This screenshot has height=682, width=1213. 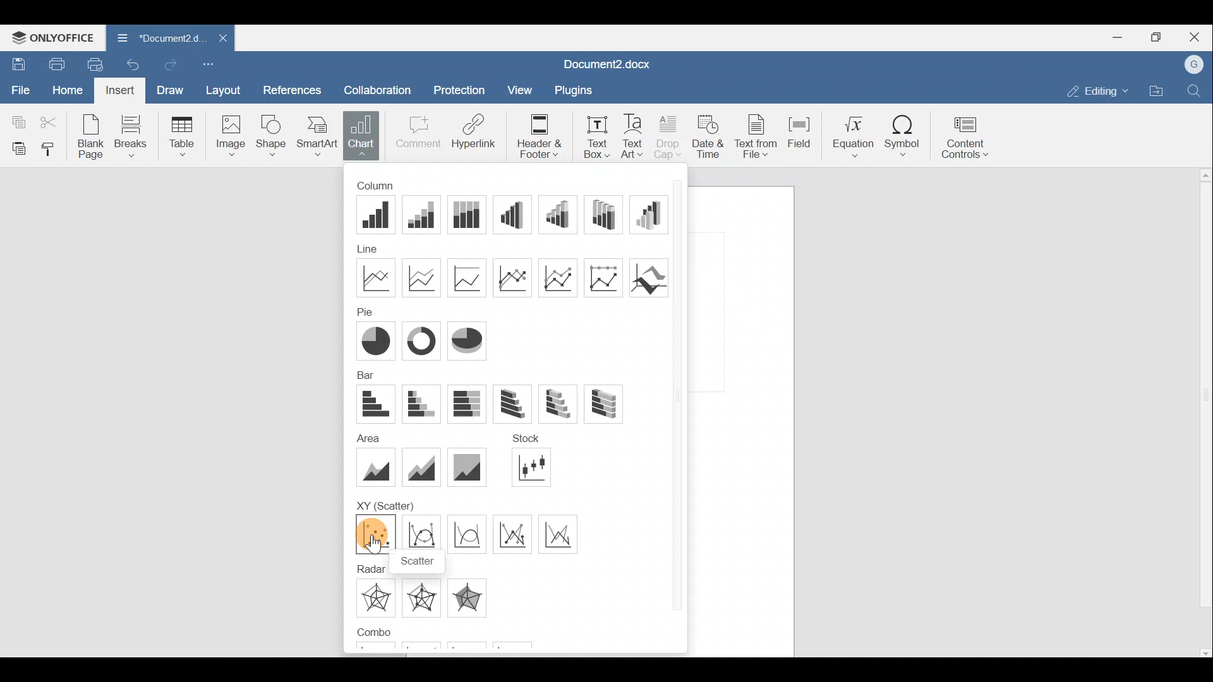 I want to click on Pie, so click(x=374, y=339).